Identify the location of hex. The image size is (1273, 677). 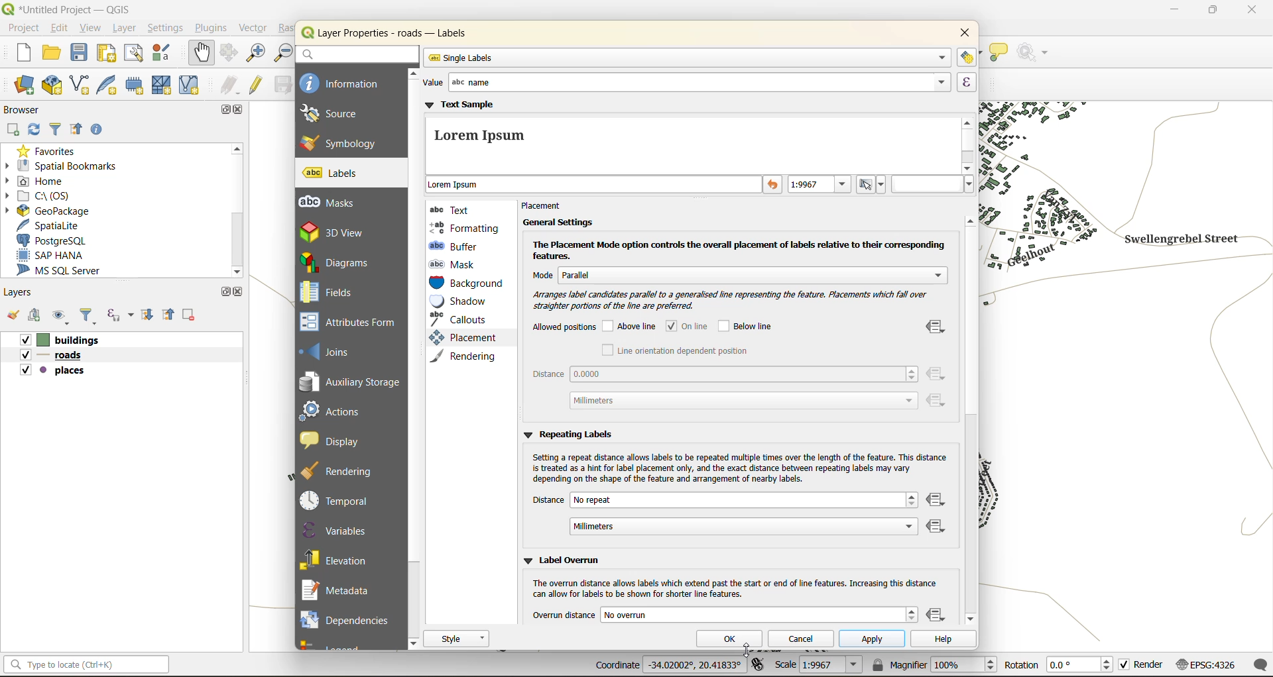
(933, 184).